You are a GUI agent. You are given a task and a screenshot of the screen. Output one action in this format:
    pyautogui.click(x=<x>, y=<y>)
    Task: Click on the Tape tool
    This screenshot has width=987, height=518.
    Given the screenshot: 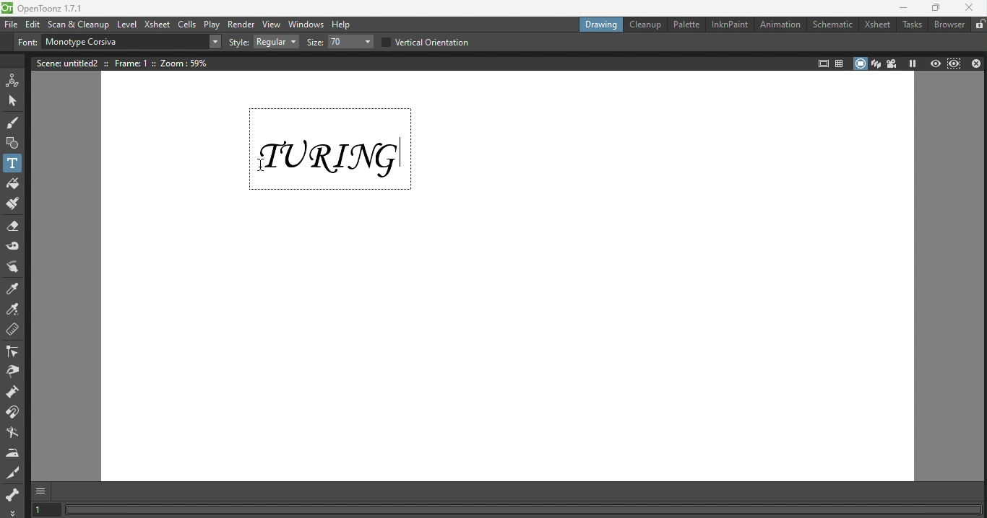 What is the action you would take?
    pyautogui.click(x=14, y=247)
    